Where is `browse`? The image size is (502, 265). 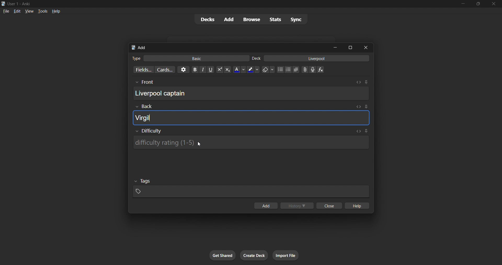 browse is located at coordinates (252, 19).